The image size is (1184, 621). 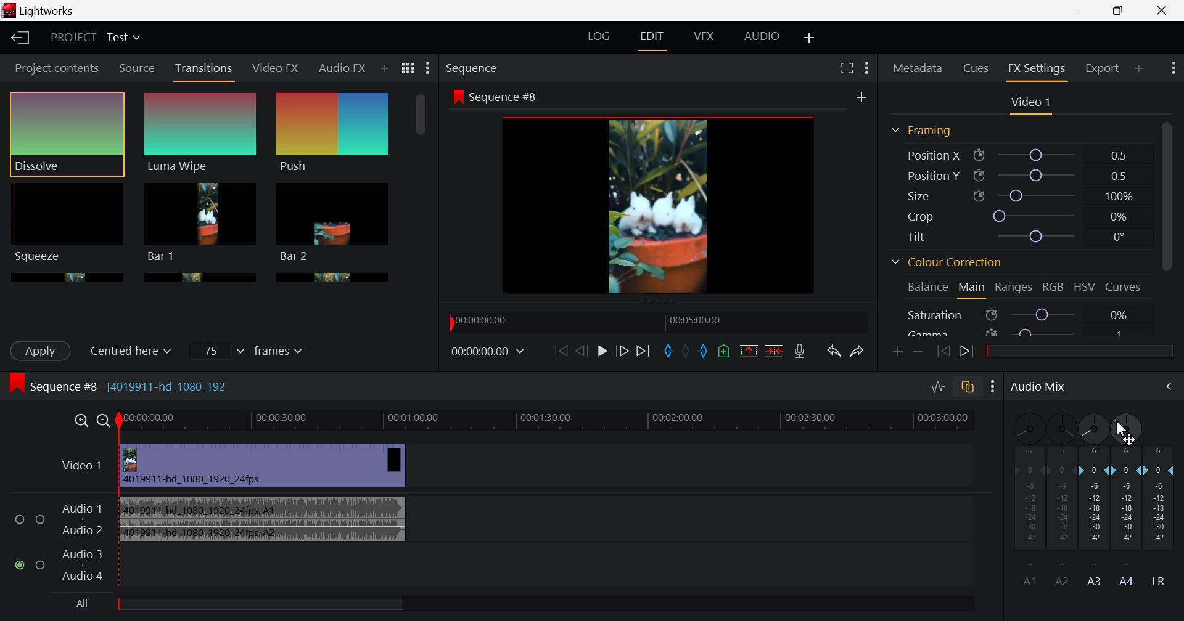 I want to click on Centered here, so click(x=136, y=349).